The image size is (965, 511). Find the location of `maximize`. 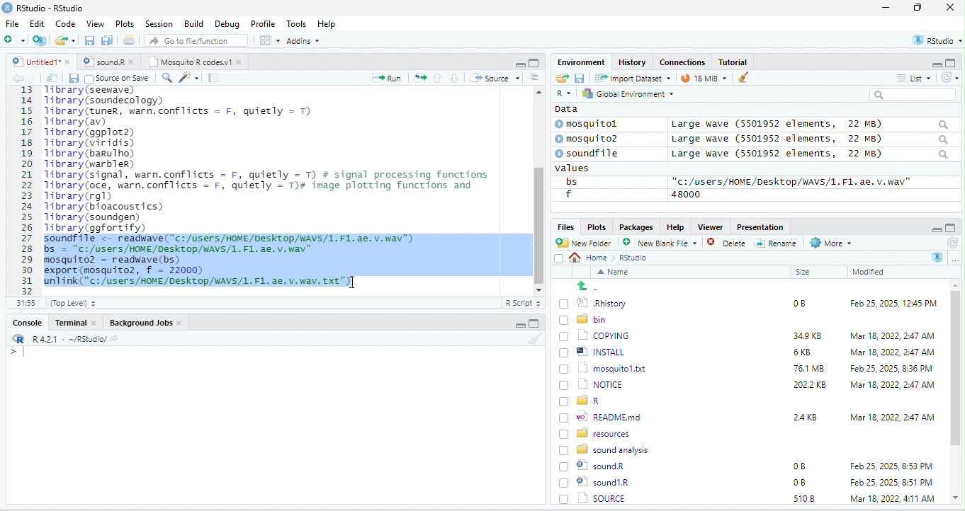

maximize is located at coordinates (951, 228).